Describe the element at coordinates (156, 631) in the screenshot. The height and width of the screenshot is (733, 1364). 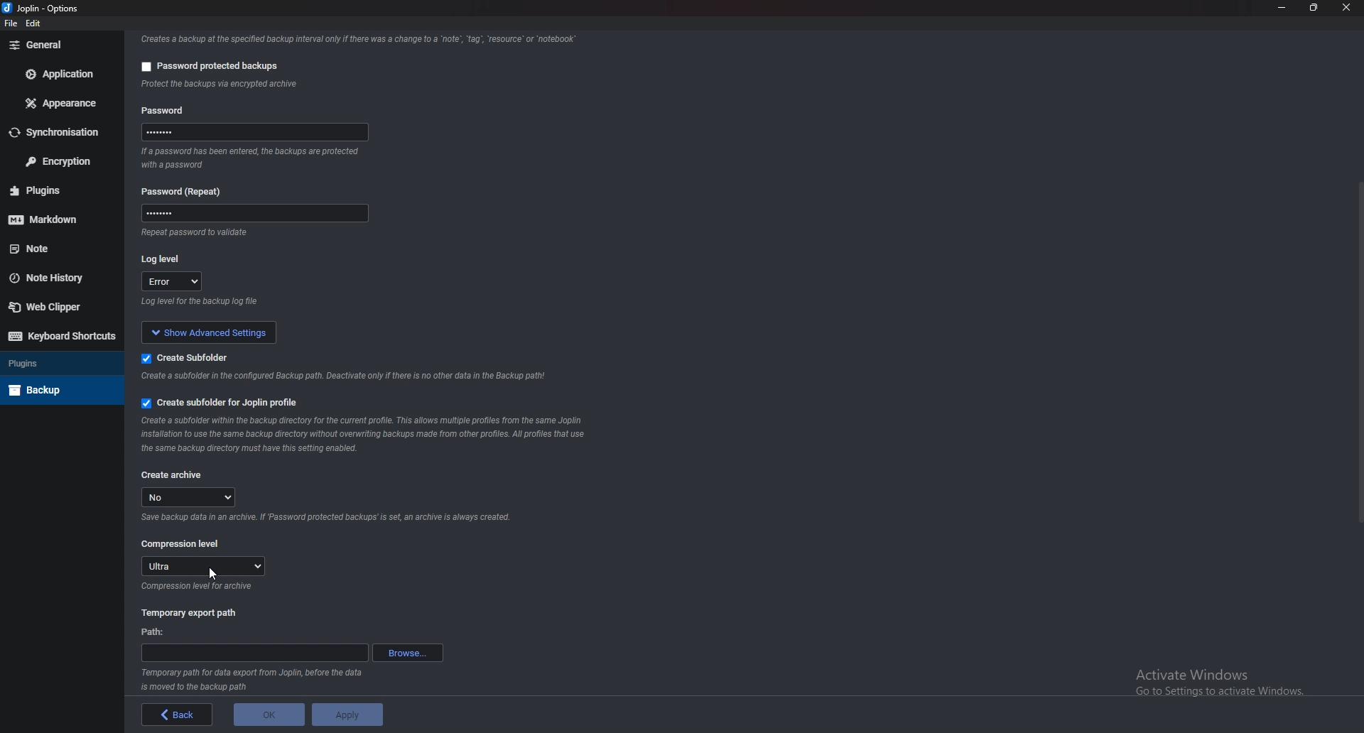
I see `path` at that location.